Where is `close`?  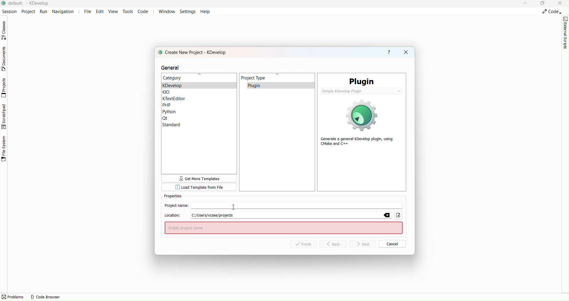 close is located at coordinates (406, 52).